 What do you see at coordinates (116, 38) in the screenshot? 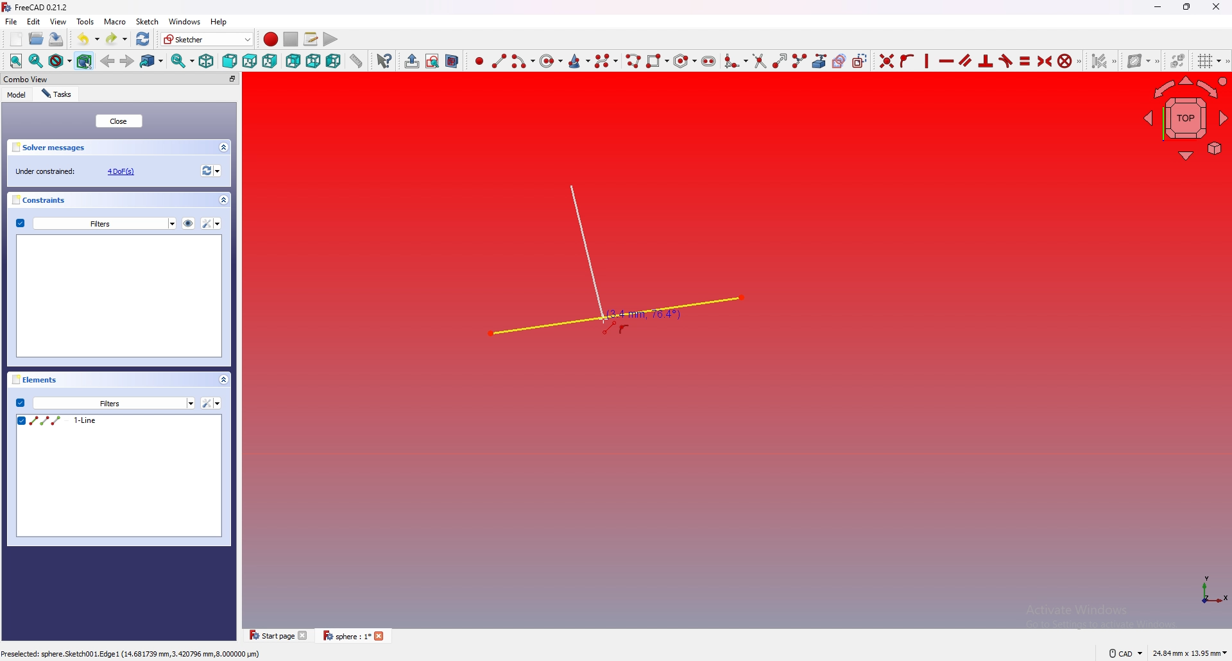
I see `Redo` at bounding box center [116, 38].